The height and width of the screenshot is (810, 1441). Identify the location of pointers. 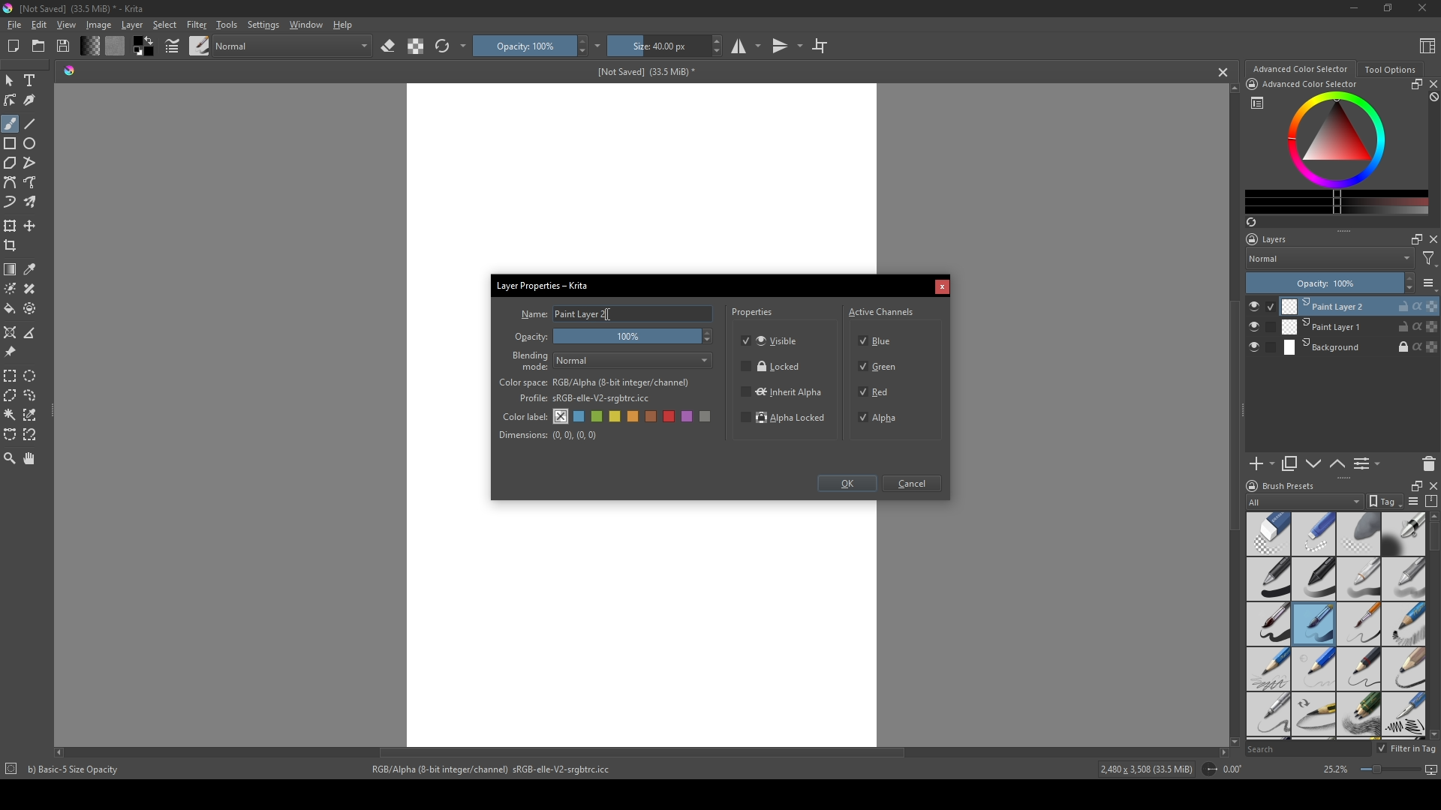
(173, 46).